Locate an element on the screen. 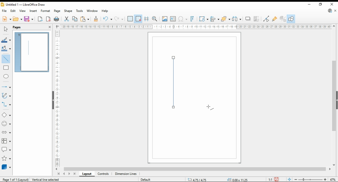 Image resolution: width=338 pixels, height=182 pixels. move left is located at coordinates (57, 169).